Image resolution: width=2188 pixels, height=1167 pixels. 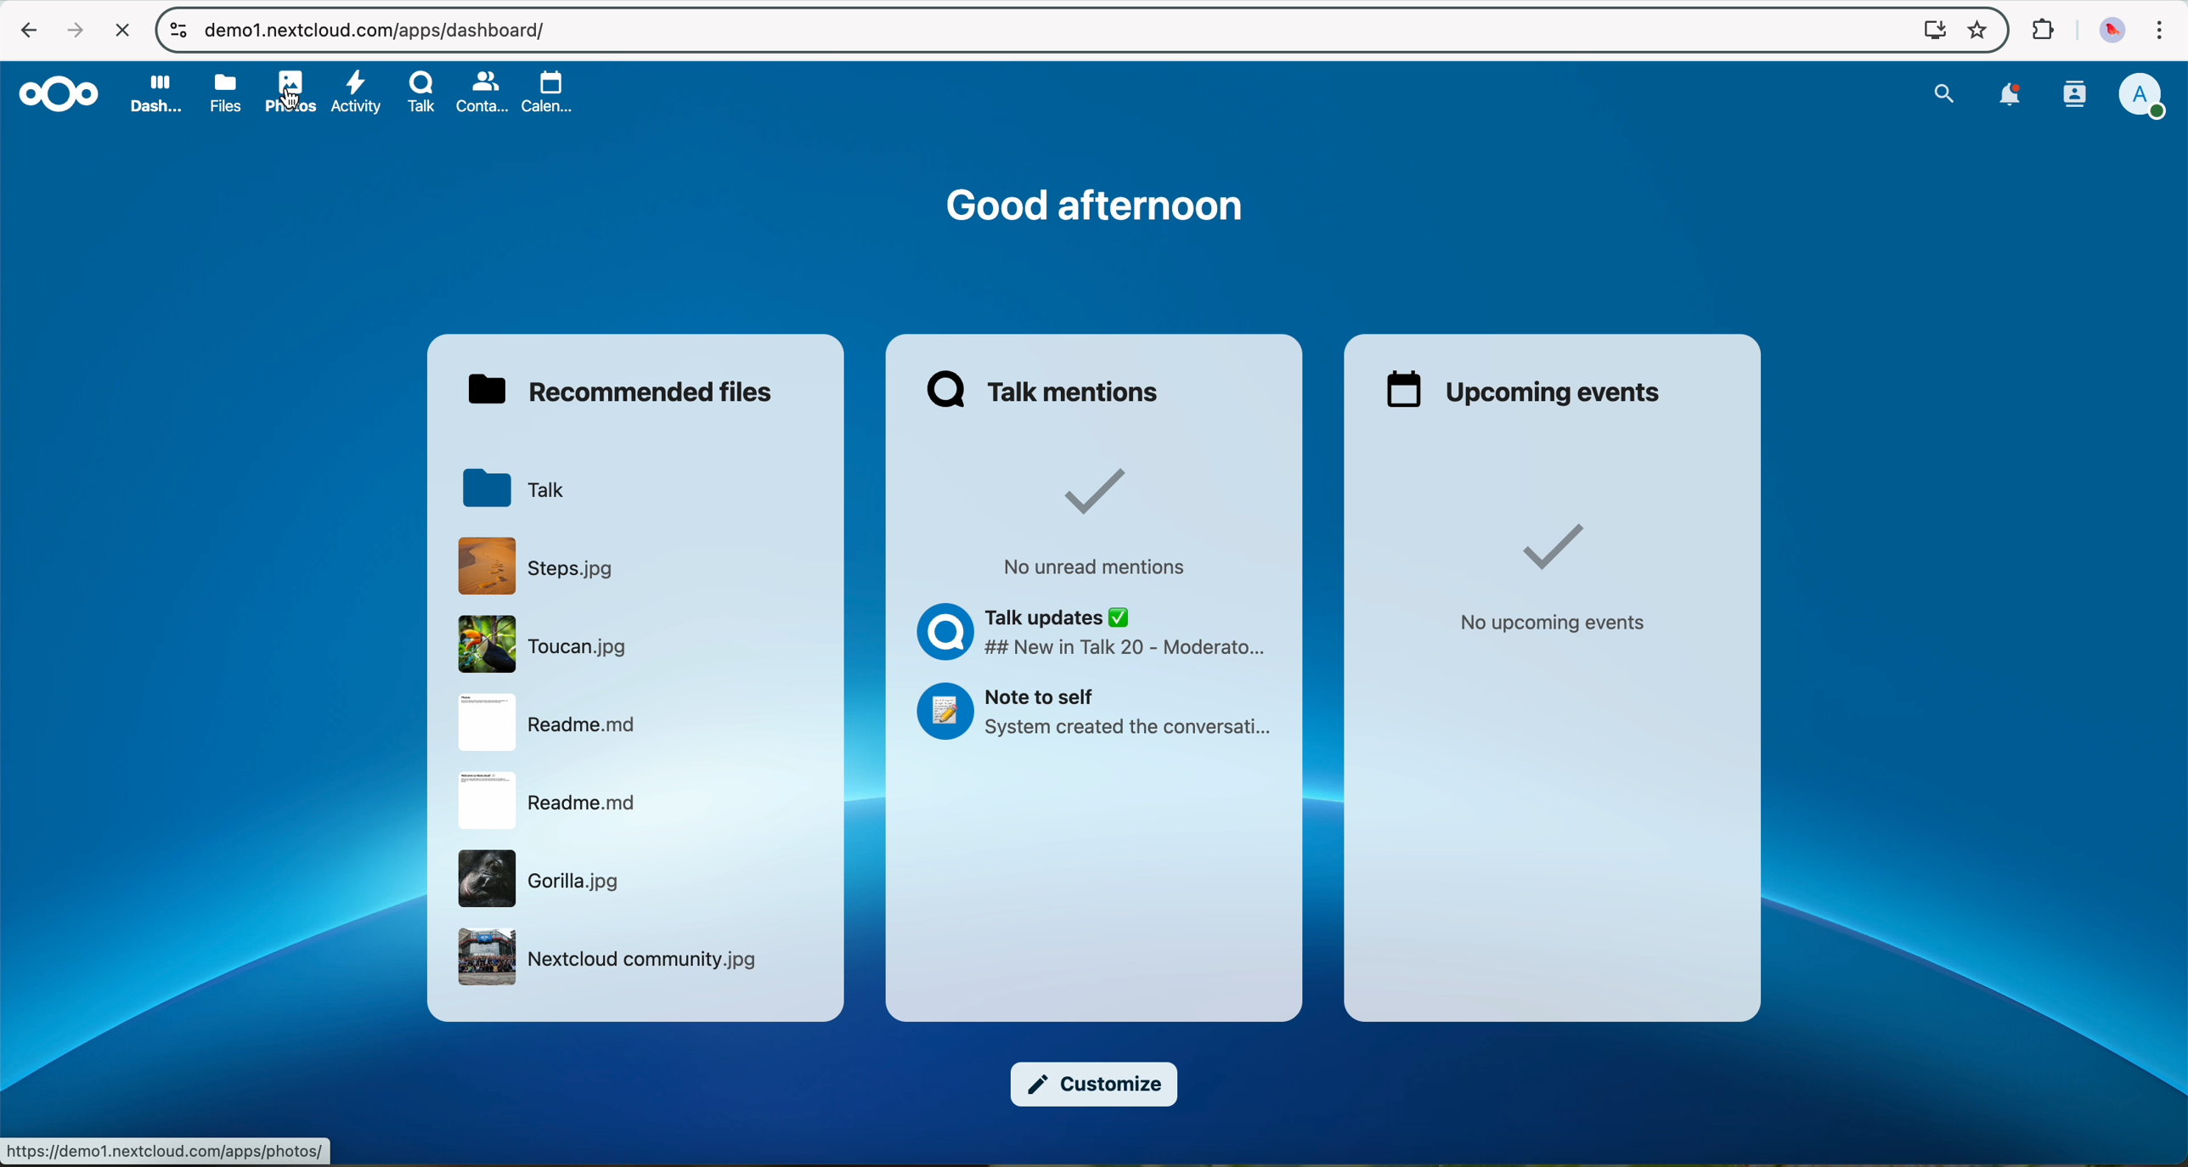 I want to click on readme file, so click(x=549, y=804).